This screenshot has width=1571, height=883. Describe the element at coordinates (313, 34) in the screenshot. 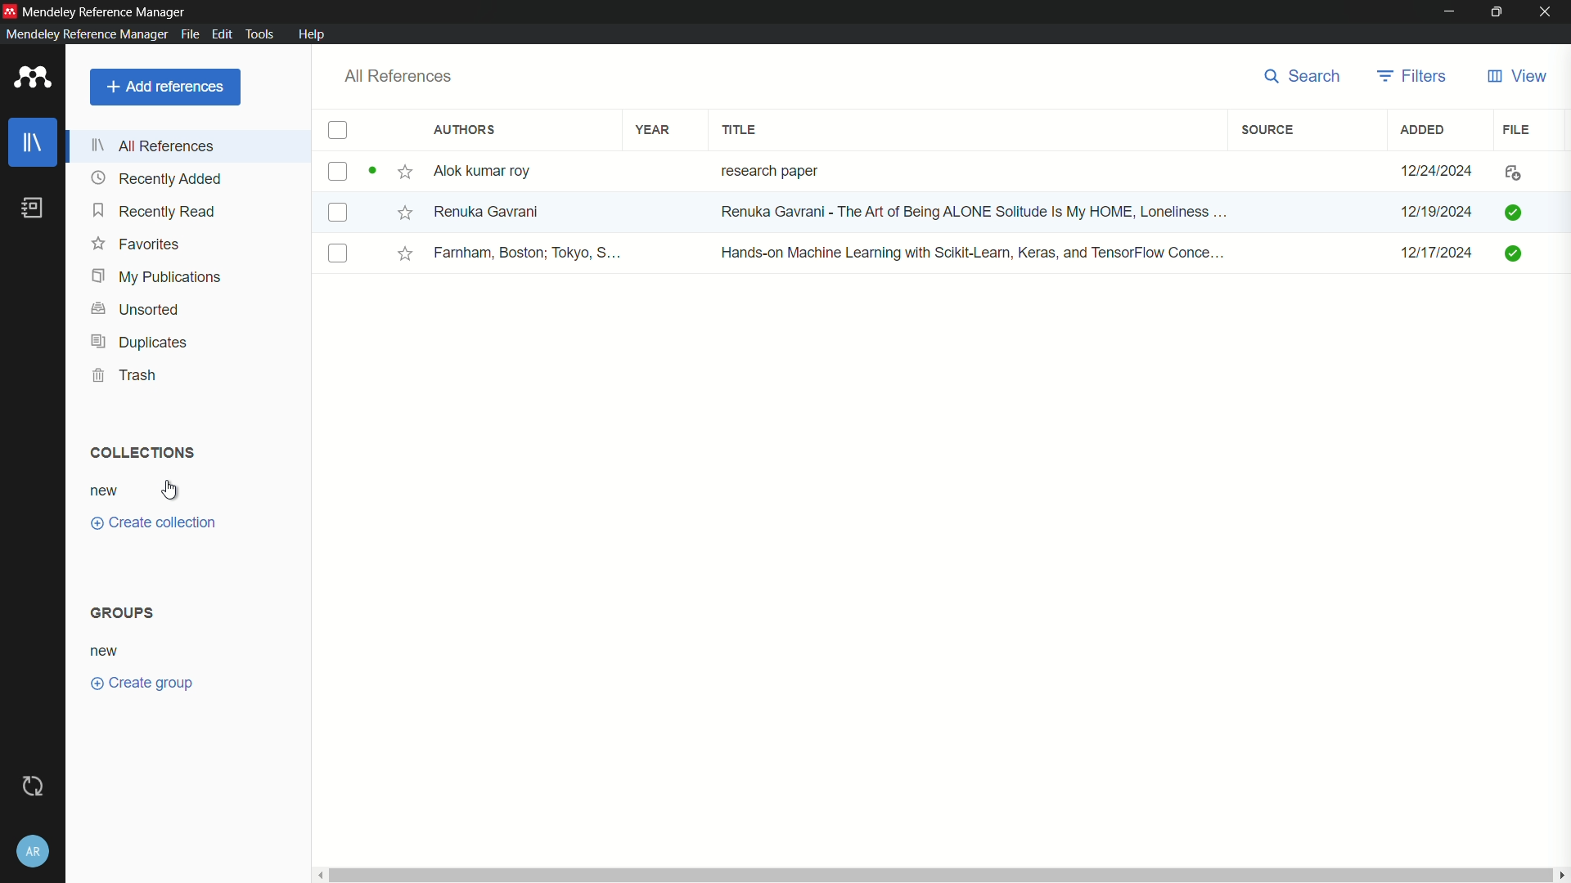

I see `help menu` at that location.